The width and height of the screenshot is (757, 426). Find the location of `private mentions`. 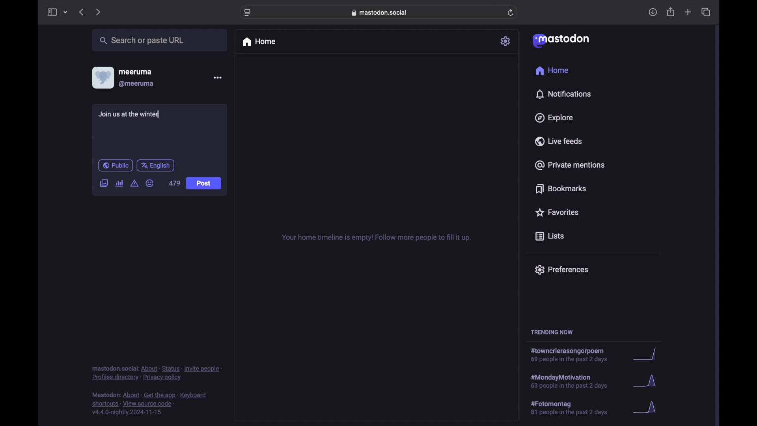

private mentions is located at coordinates (570, 165).